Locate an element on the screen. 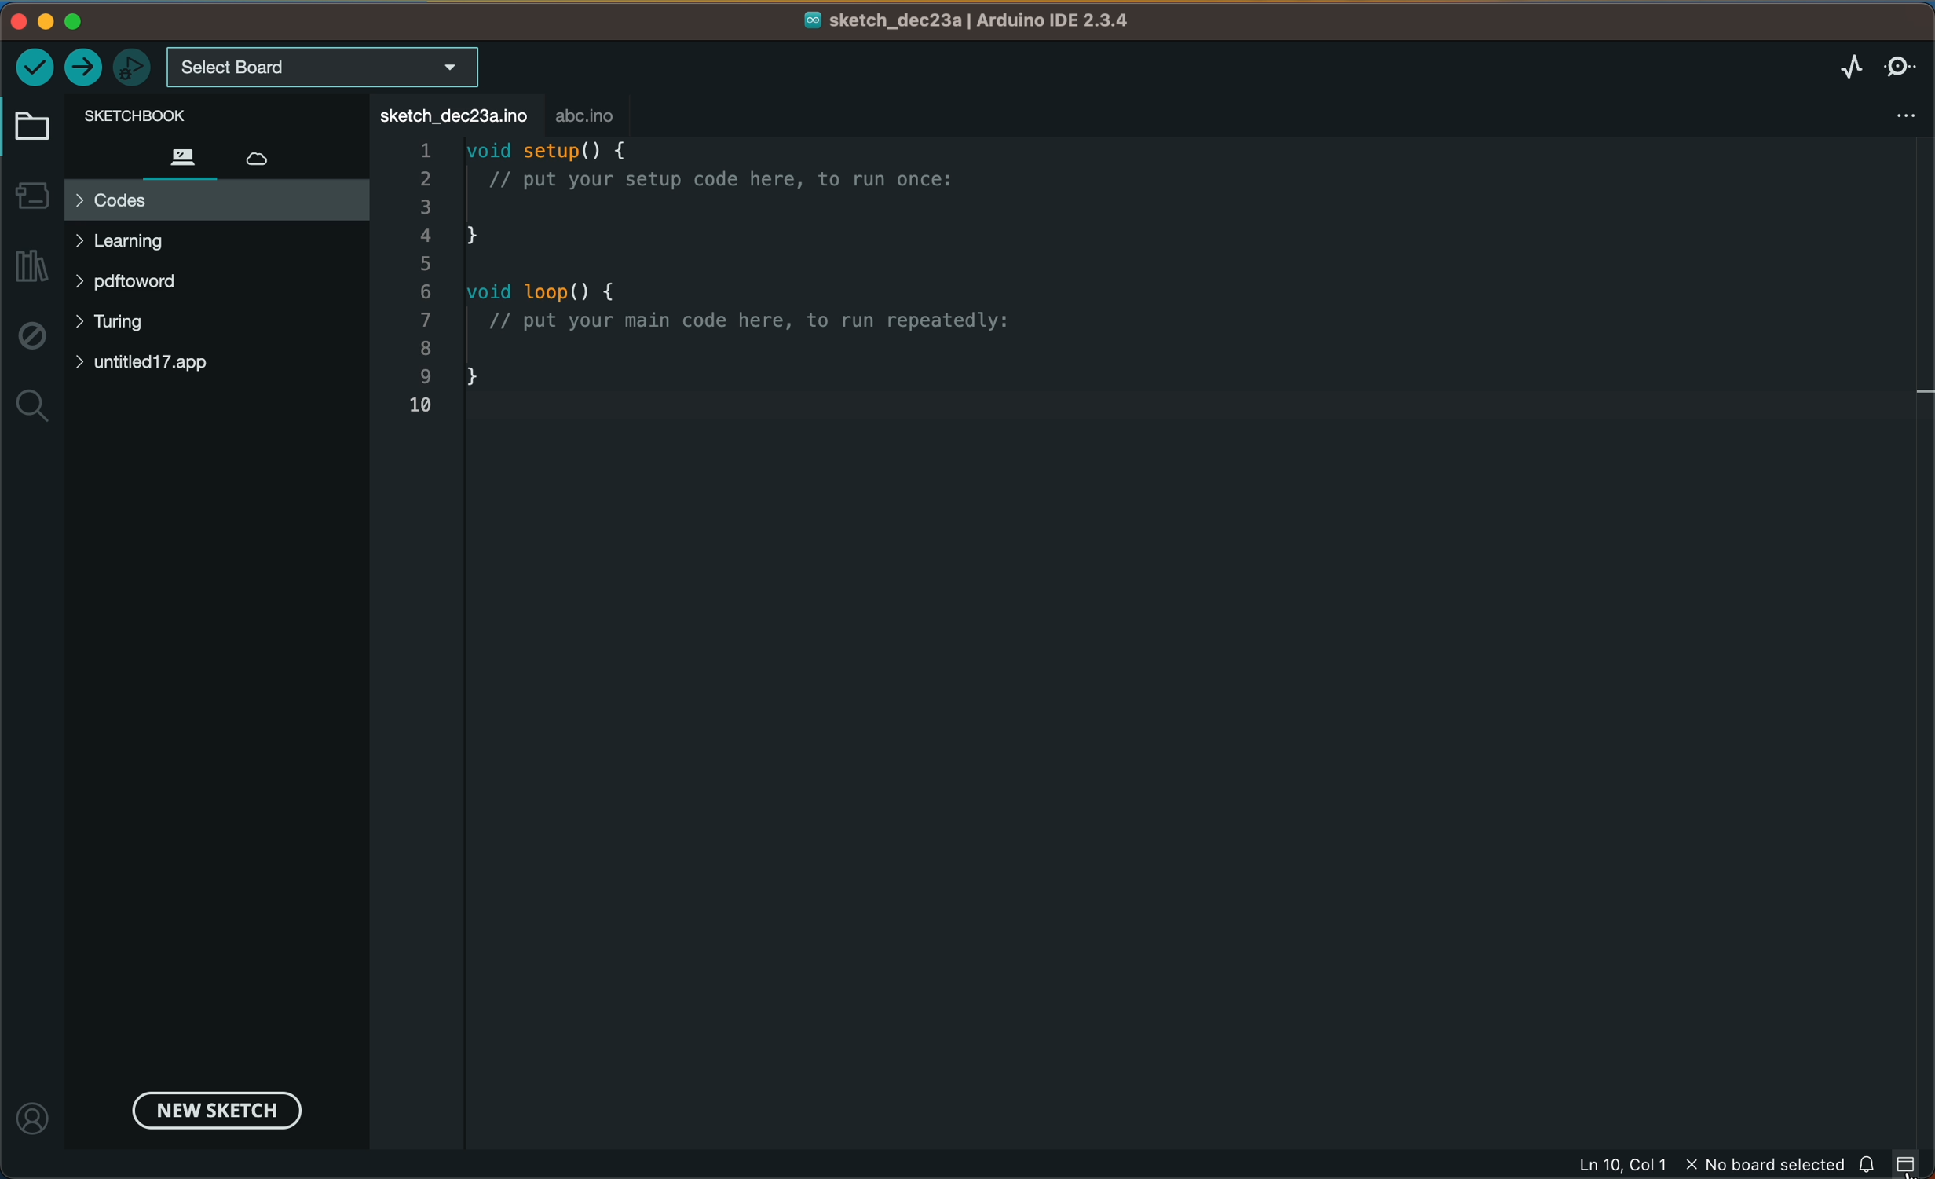 The height and width of the screenshot is (1179, 1935). folder is located at coordinates (28, 123).